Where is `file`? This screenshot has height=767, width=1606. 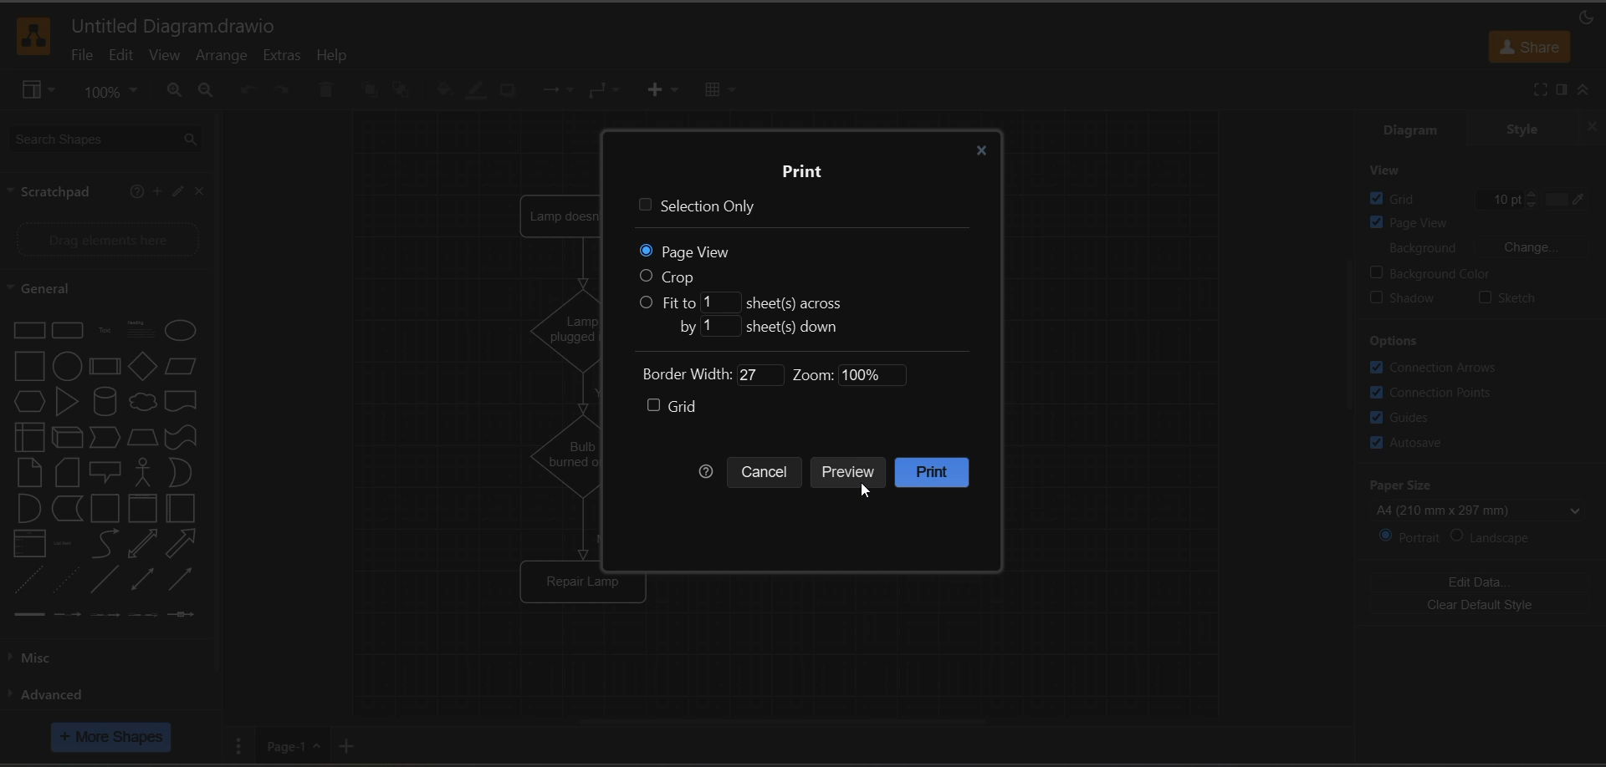 file is located at coordinates (76, 56).